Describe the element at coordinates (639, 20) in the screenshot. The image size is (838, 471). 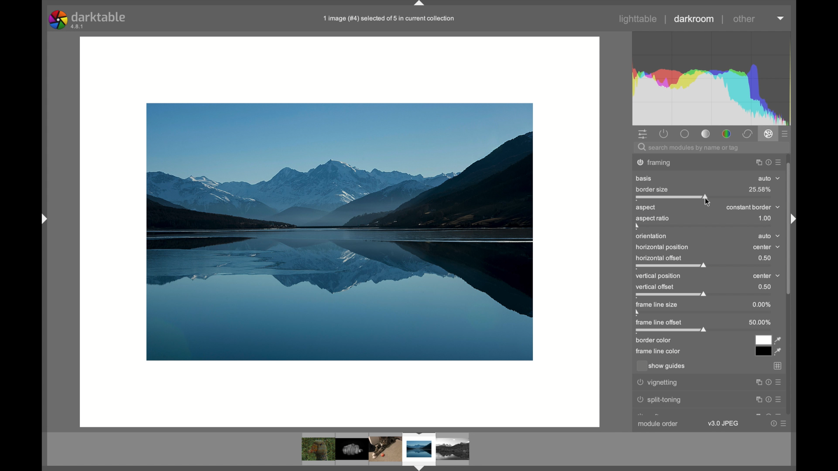
I see `lighttable` at that location.